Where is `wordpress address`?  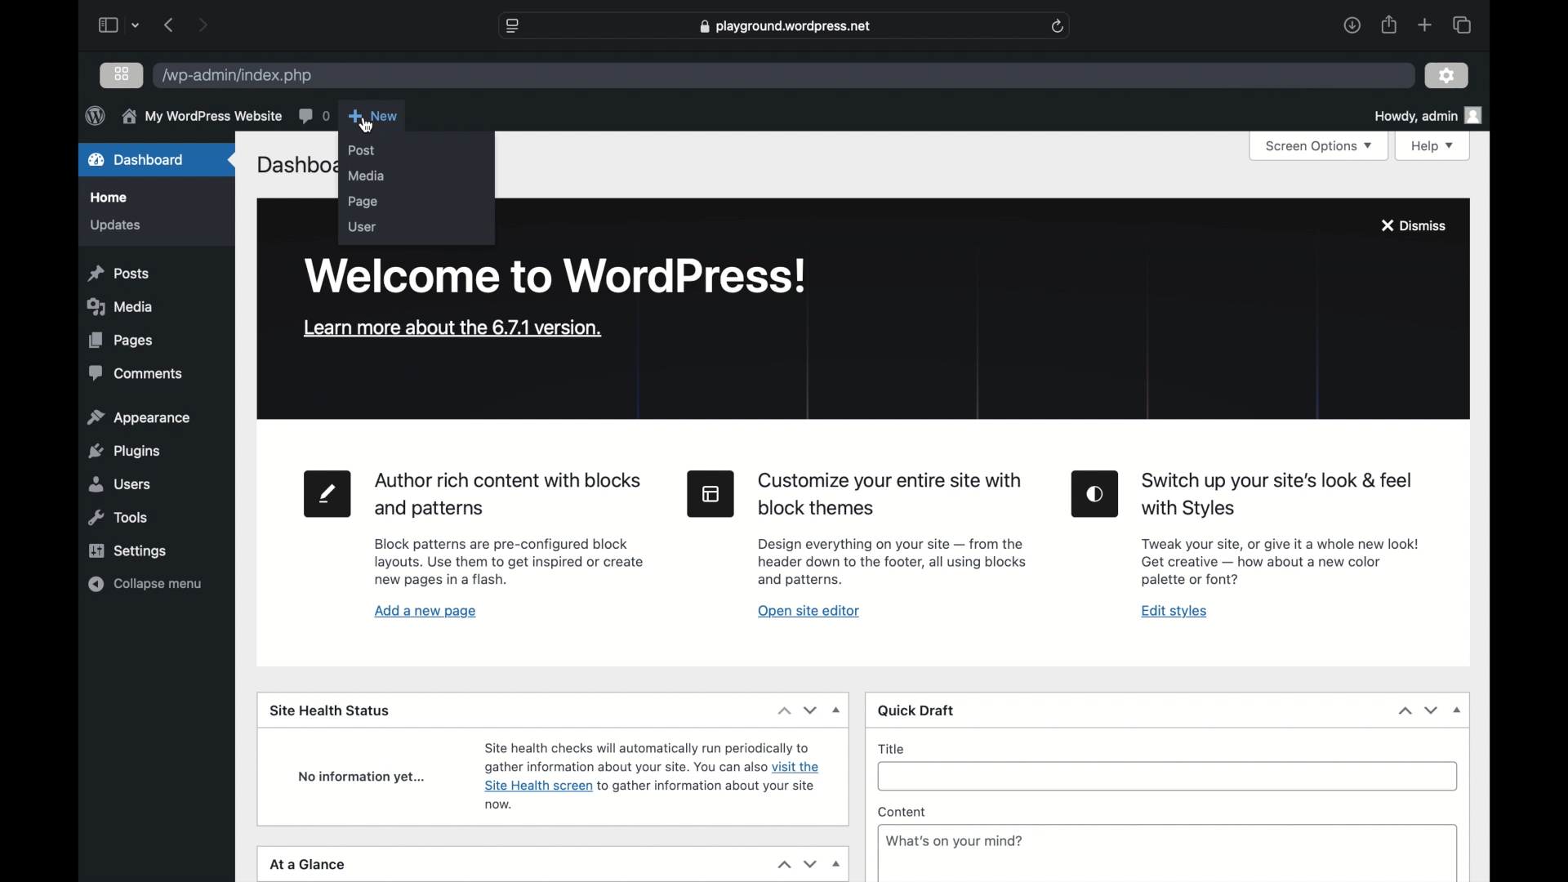 wordpress address is located at coordinates (237, 77).